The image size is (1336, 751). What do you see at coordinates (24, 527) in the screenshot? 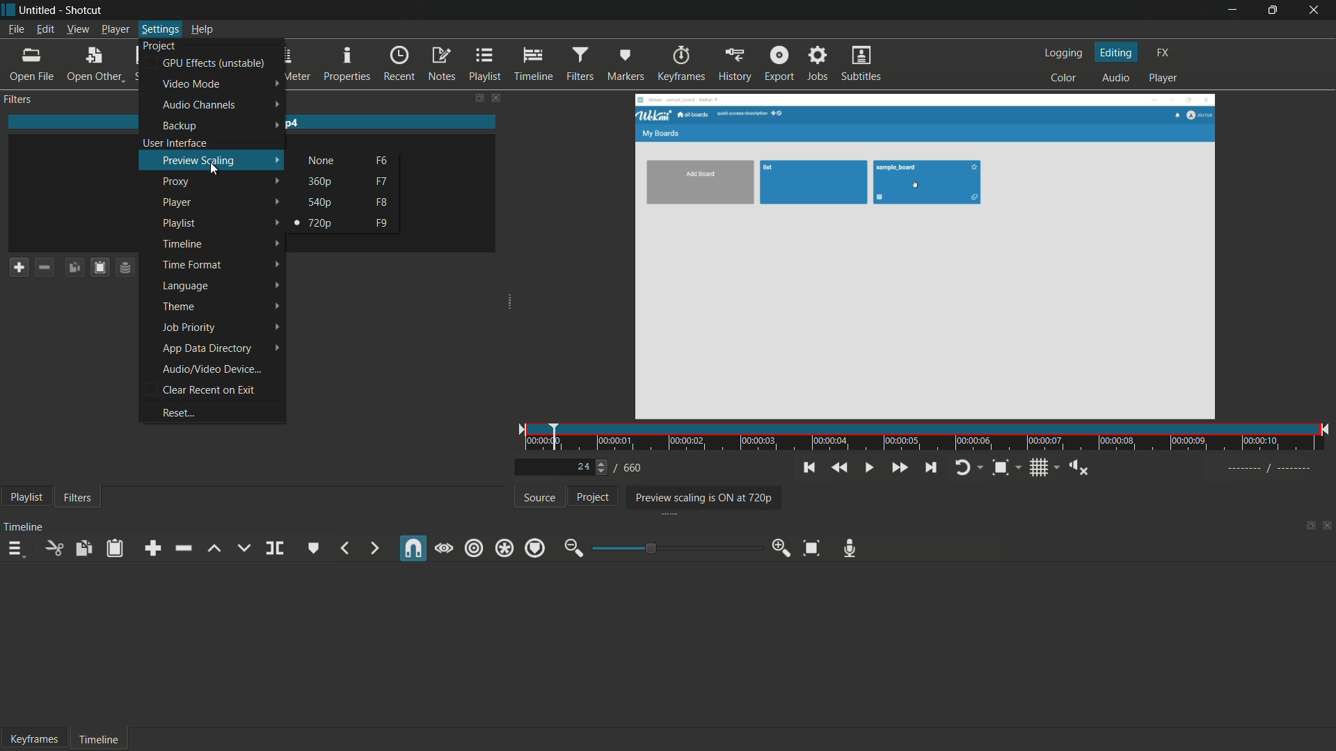
I see `timeline` at bounding box center [24, 527].